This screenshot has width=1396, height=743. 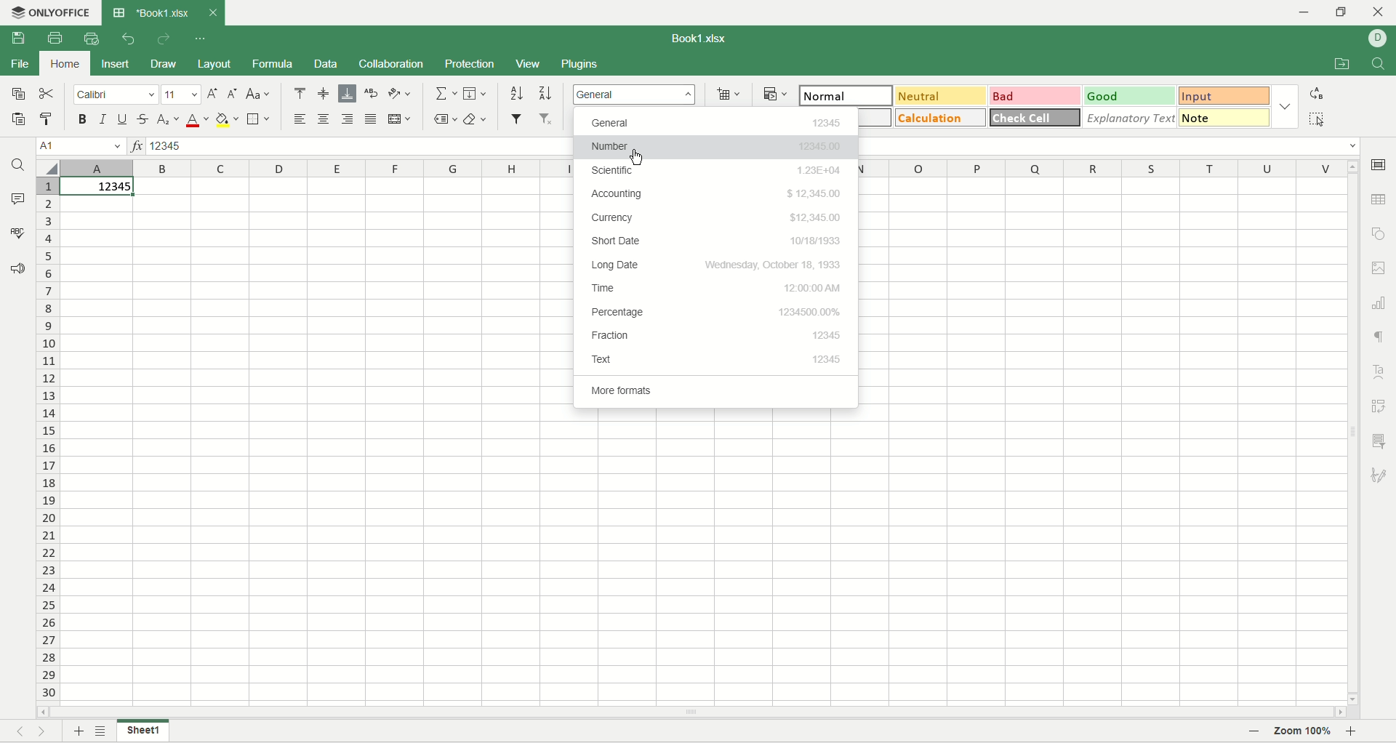 What do you see at coordinates (1131, 118) in the screenshot?
I see `explanatory text` at bounding box center [1131, 118].